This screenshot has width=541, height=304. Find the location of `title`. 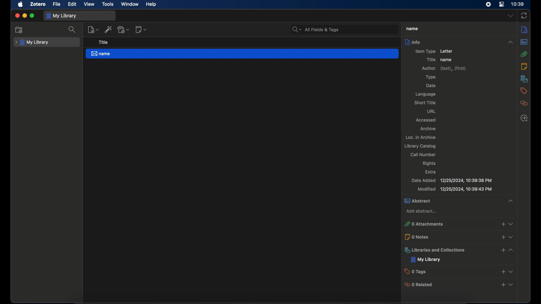

title is located at coordinates (431, 60).